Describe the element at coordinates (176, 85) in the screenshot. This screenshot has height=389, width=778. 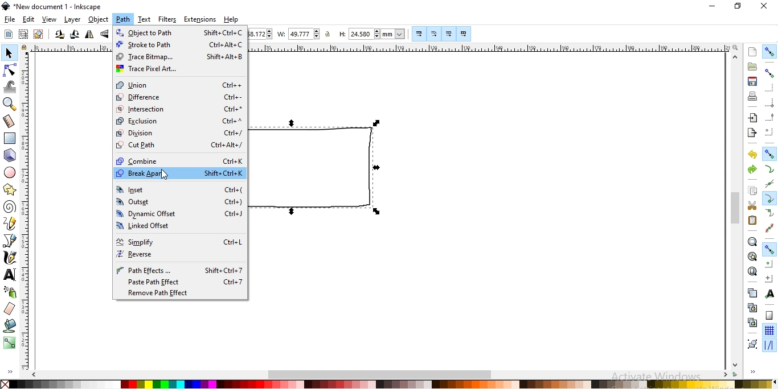
I see `union` at that location.